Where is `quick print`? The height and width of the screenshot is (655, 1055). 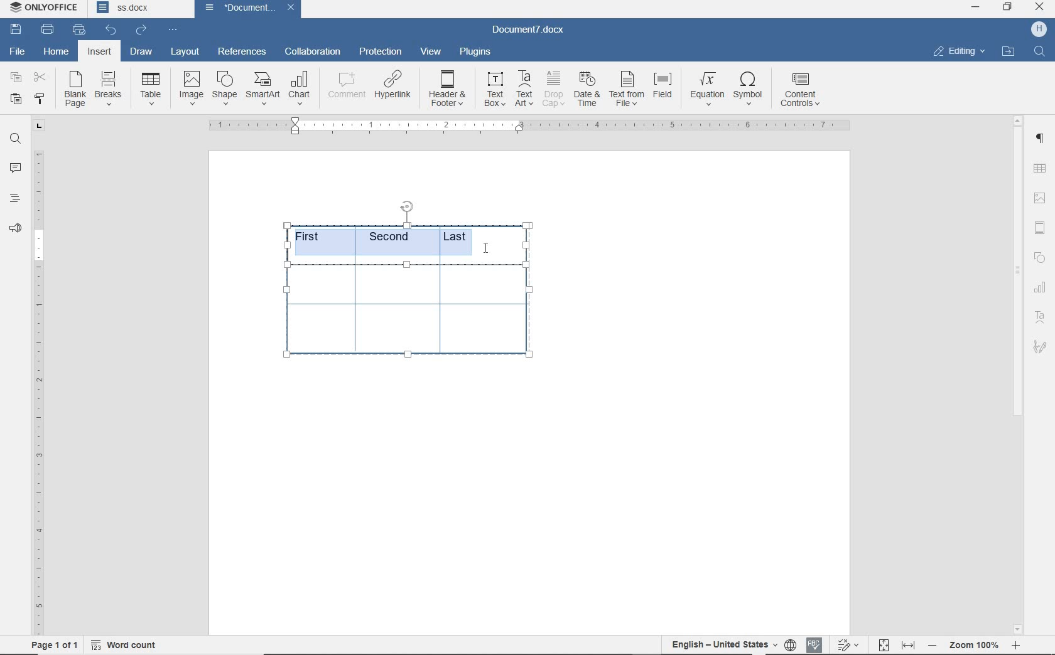
quick print is located at coordinates (78, 30).